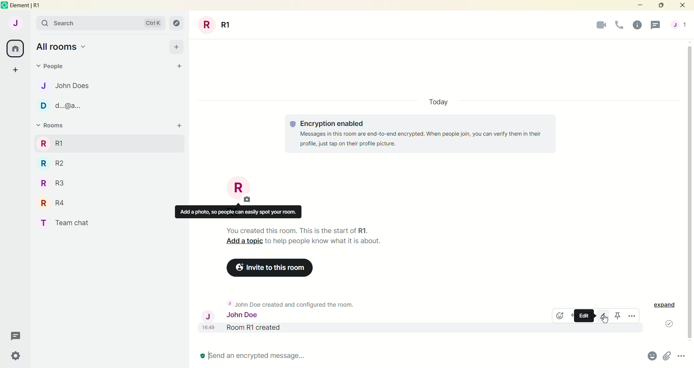 The height and width of the screenshot is (368, 694). What do you see at coordinates (18, 334) in the screenshot?
I see `threads` at bounding box center [18, 334].